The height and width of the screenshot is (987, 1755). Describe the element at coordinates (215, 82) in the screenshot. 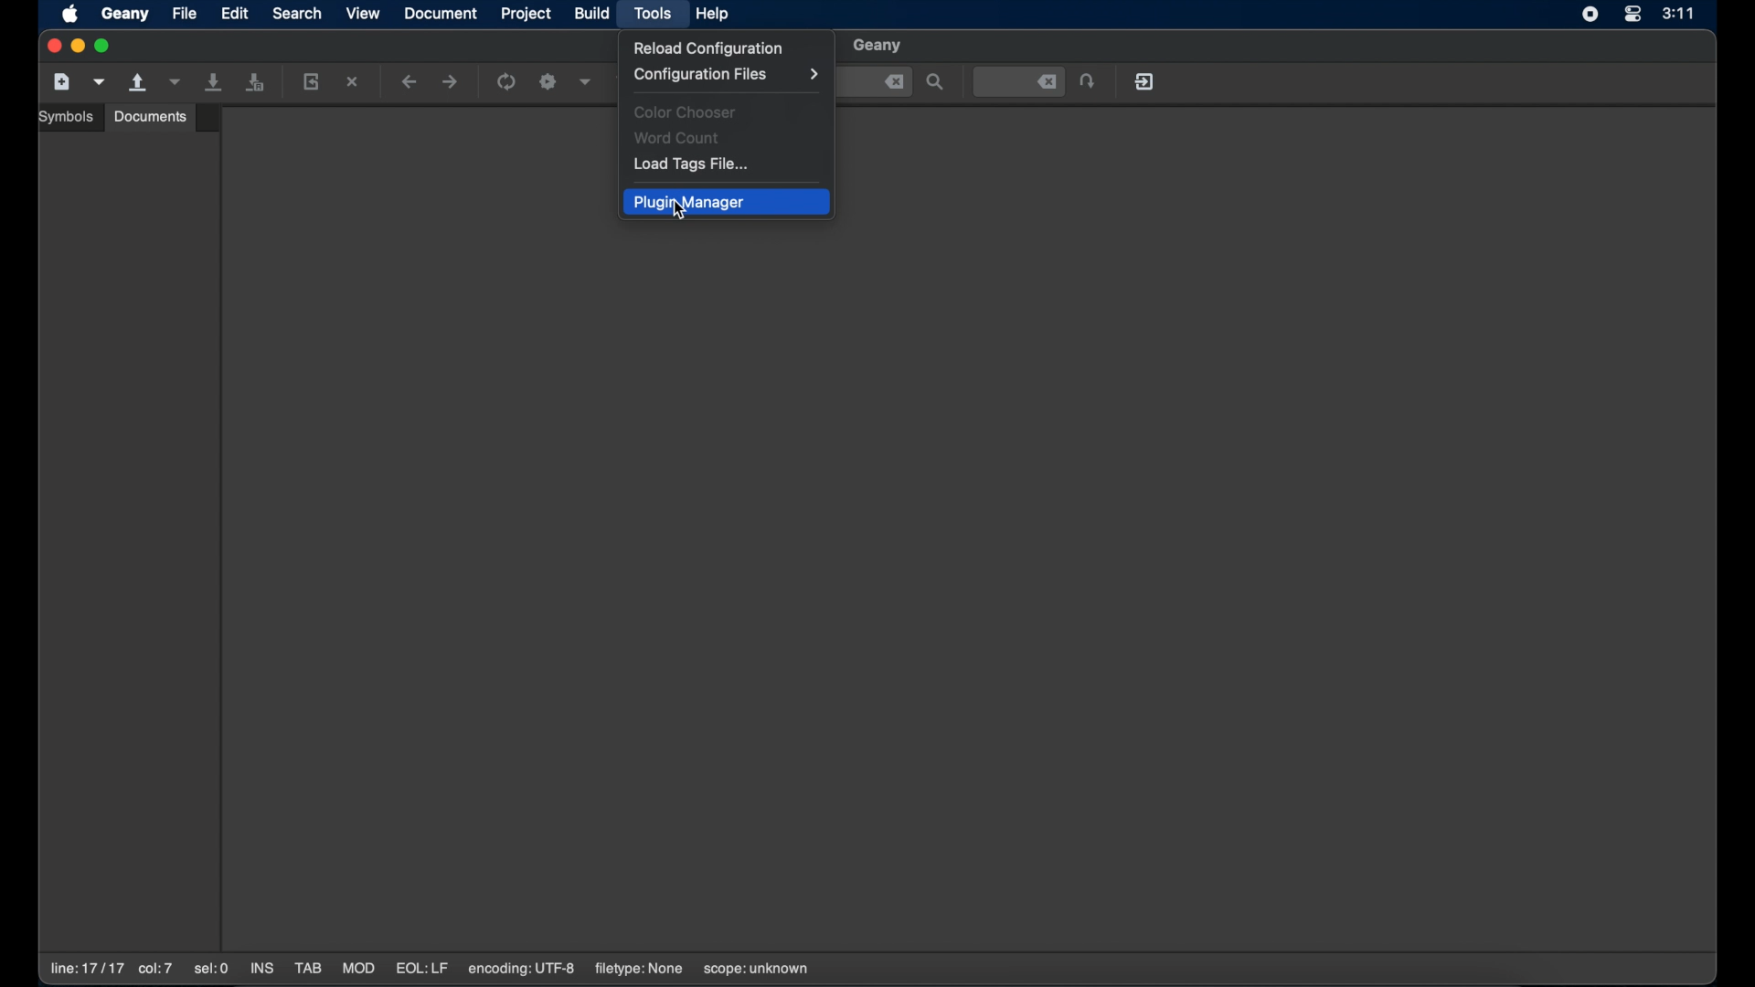

I see `save all current file` at that location.